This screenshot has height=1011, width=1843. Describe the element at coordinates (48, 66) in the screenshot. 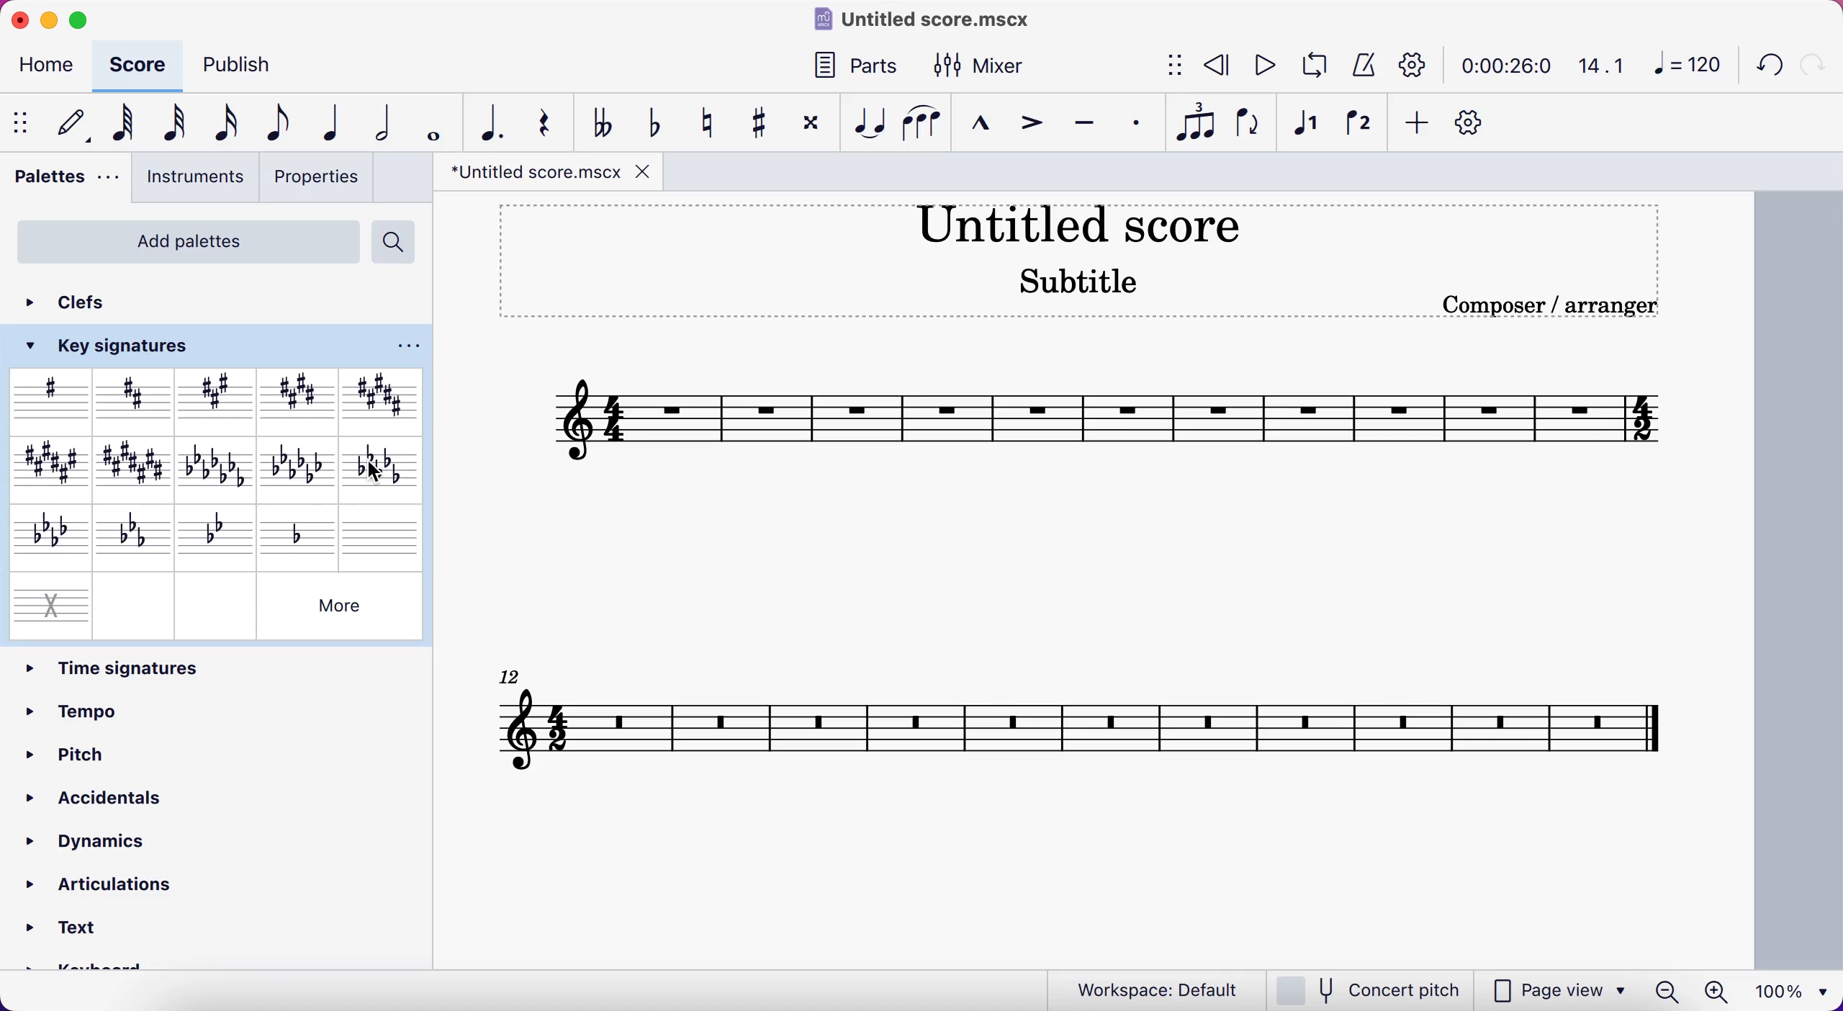

I see `home` at that location.